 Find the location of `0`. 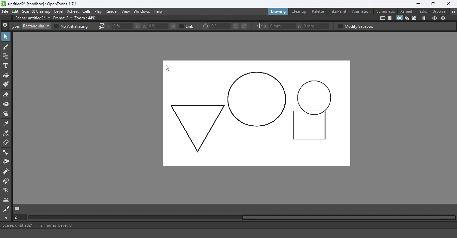

0 is located at coordinates (220, 26).